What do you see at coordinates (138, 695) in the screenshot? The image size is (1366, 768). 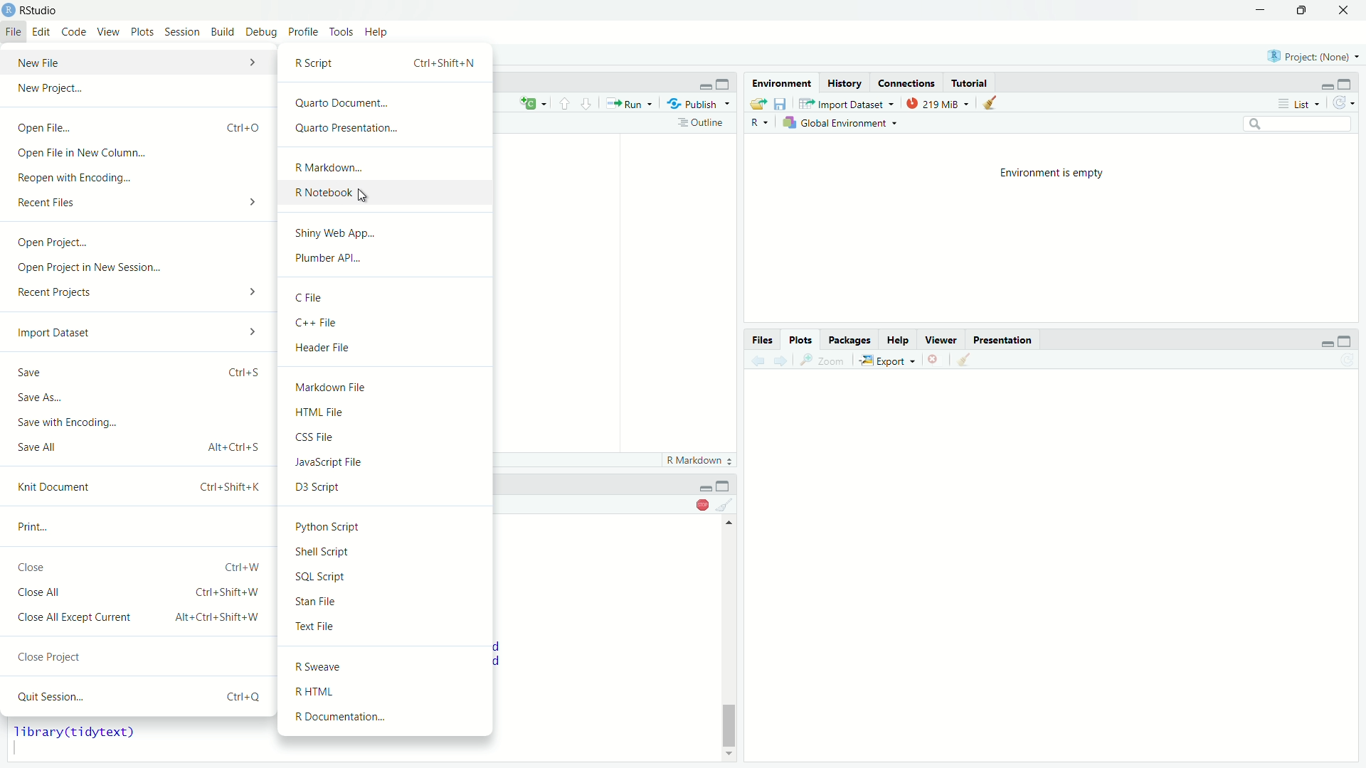 I see `Quit Session...` at bounding box center [138, 695].